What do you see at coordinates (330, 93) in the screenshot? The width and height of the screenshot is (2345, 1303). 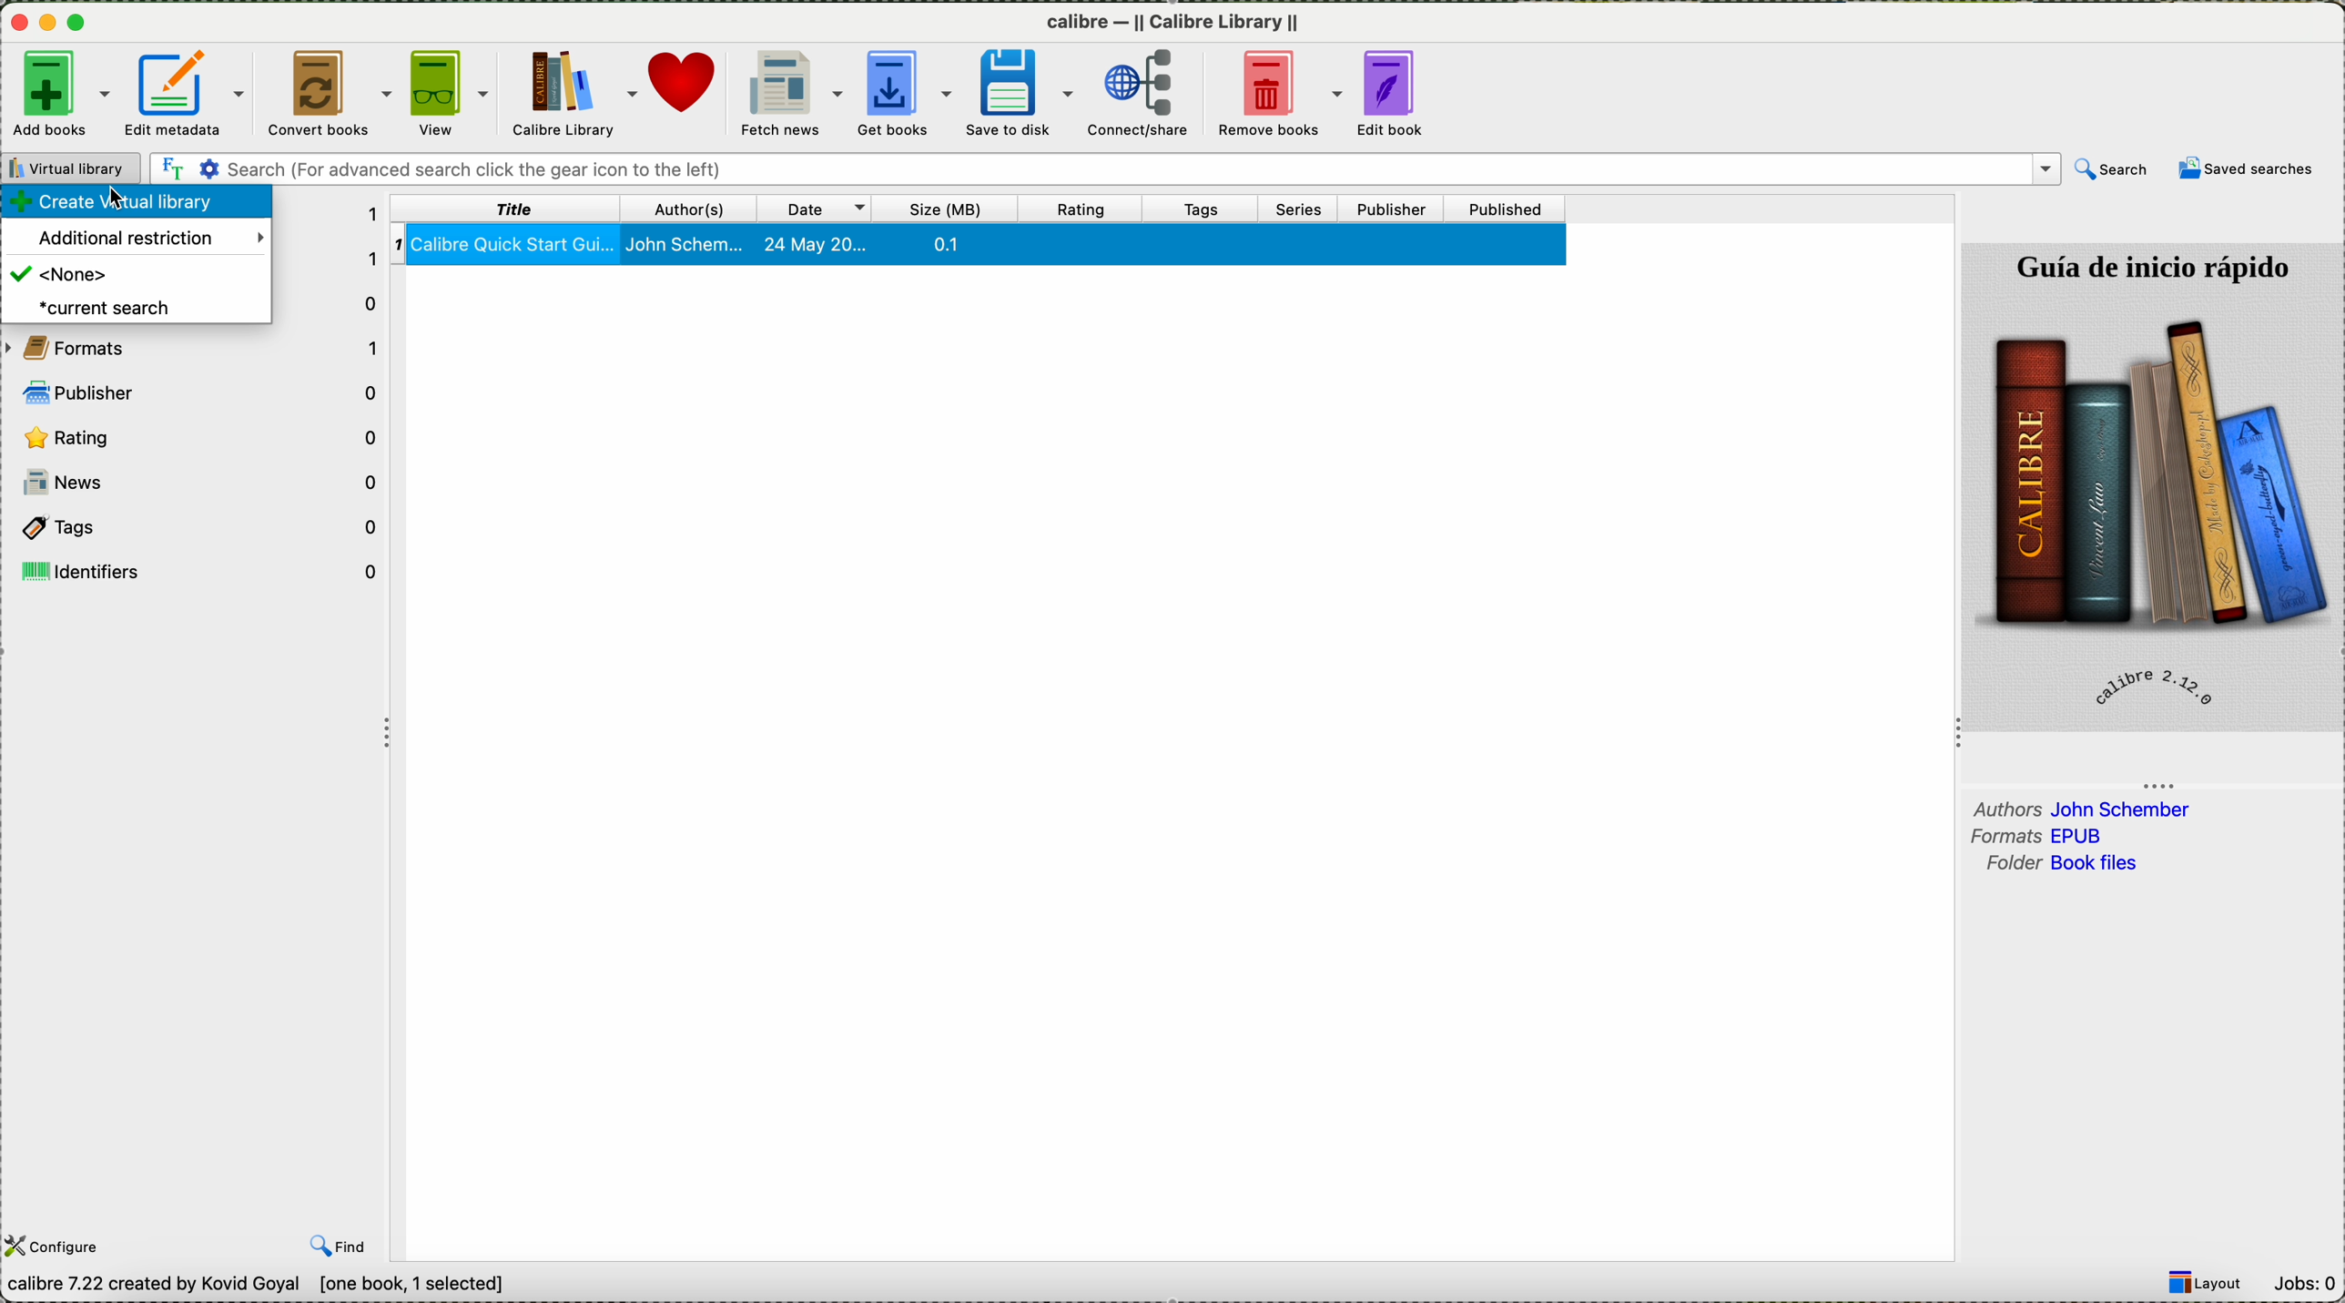 I see `convert books` at bounding box center [330, 93].